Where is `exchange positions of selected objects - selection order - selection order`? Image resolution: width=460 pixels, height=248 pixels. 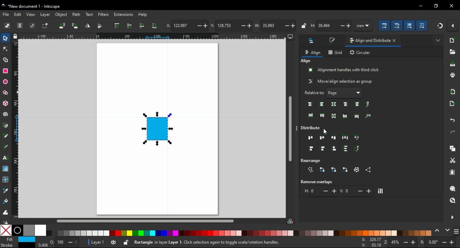
exchange positions of selected objects - selection order - selection order is located at coordinates (322, 170).